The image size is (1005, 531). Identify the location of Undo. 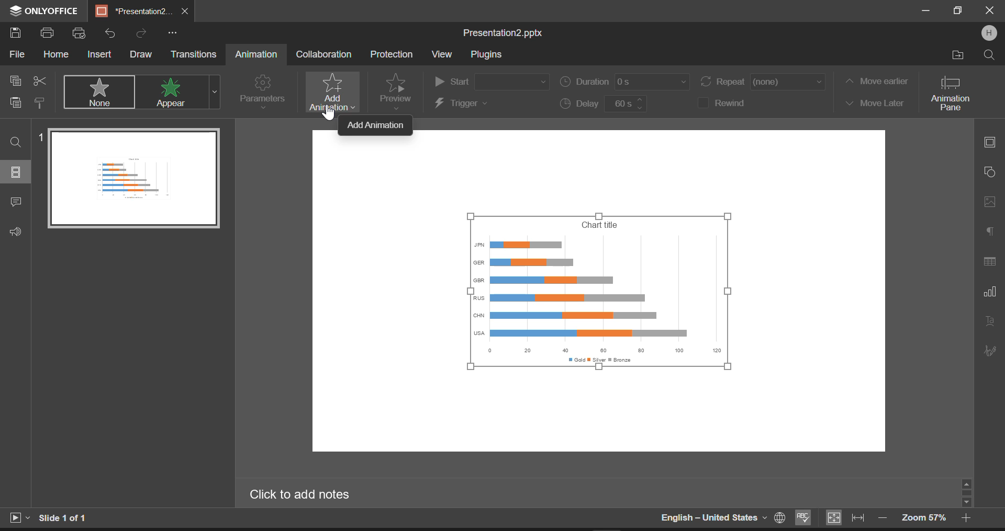
(110, 31).